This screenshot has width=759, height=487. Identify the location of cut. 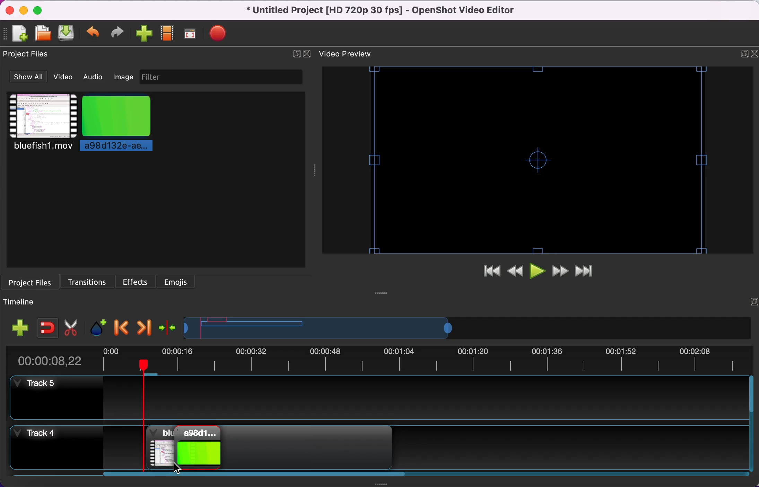
(72, 326).